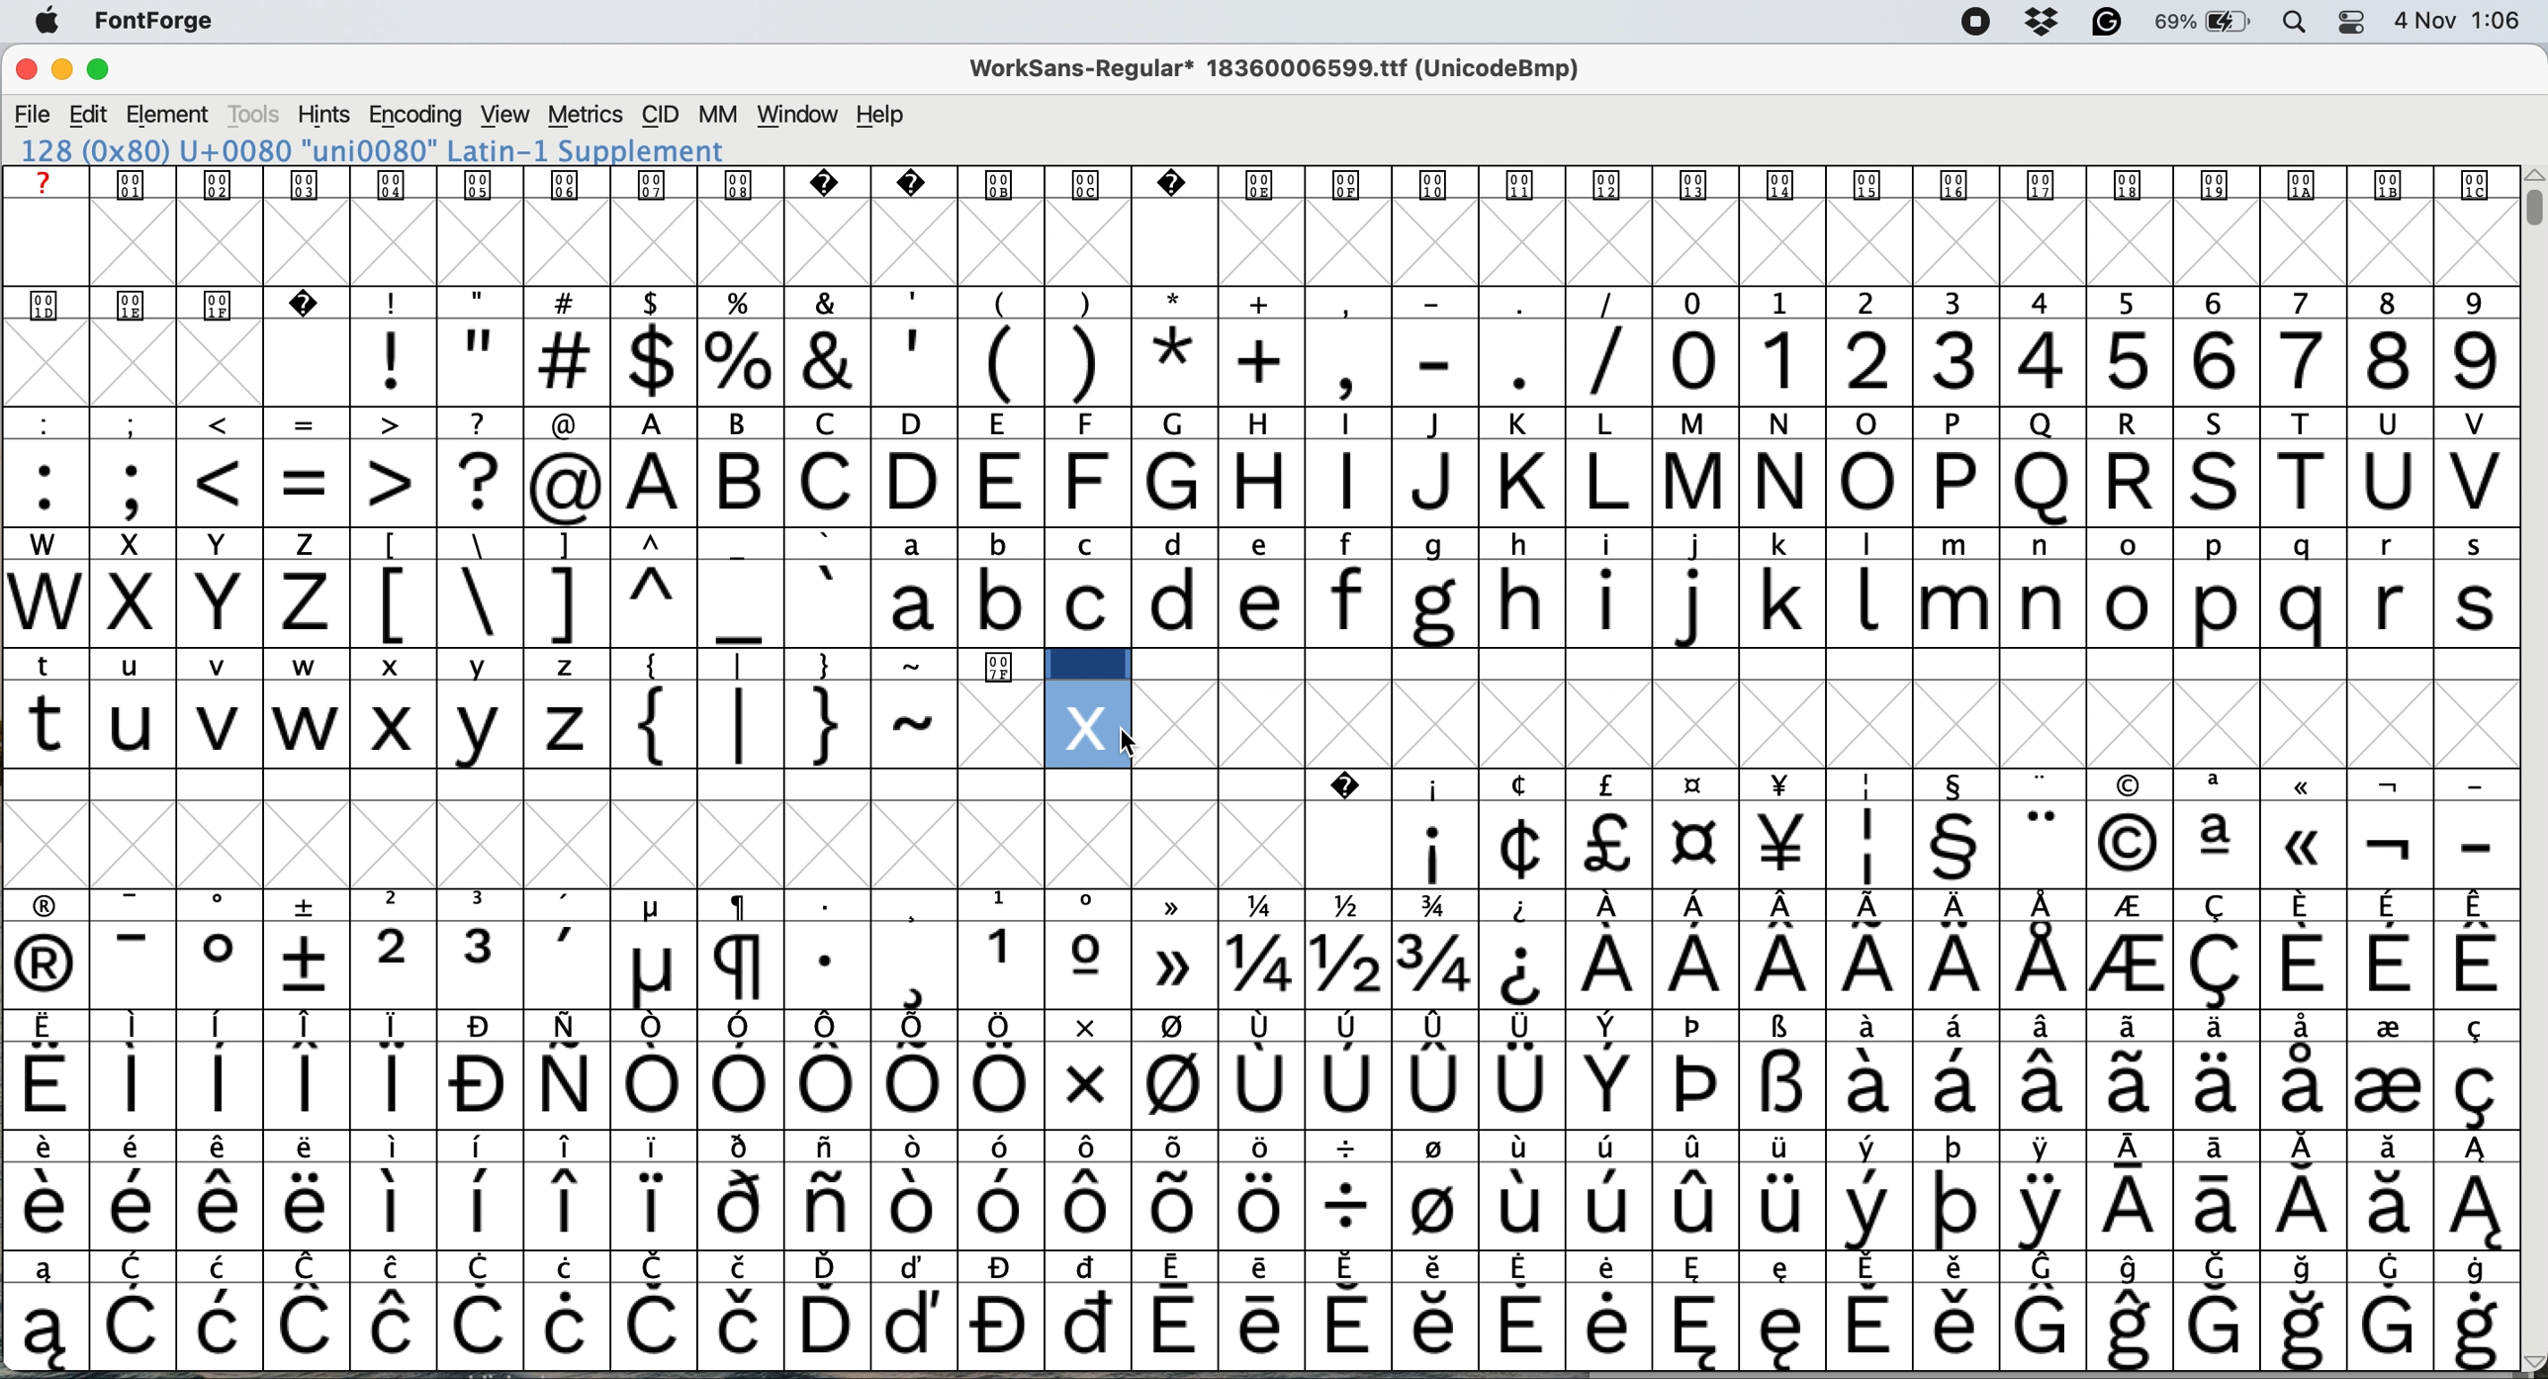 This screenshot has width=2548, height=1379. I want to click on v z: lower case letters, so click(527, 725).